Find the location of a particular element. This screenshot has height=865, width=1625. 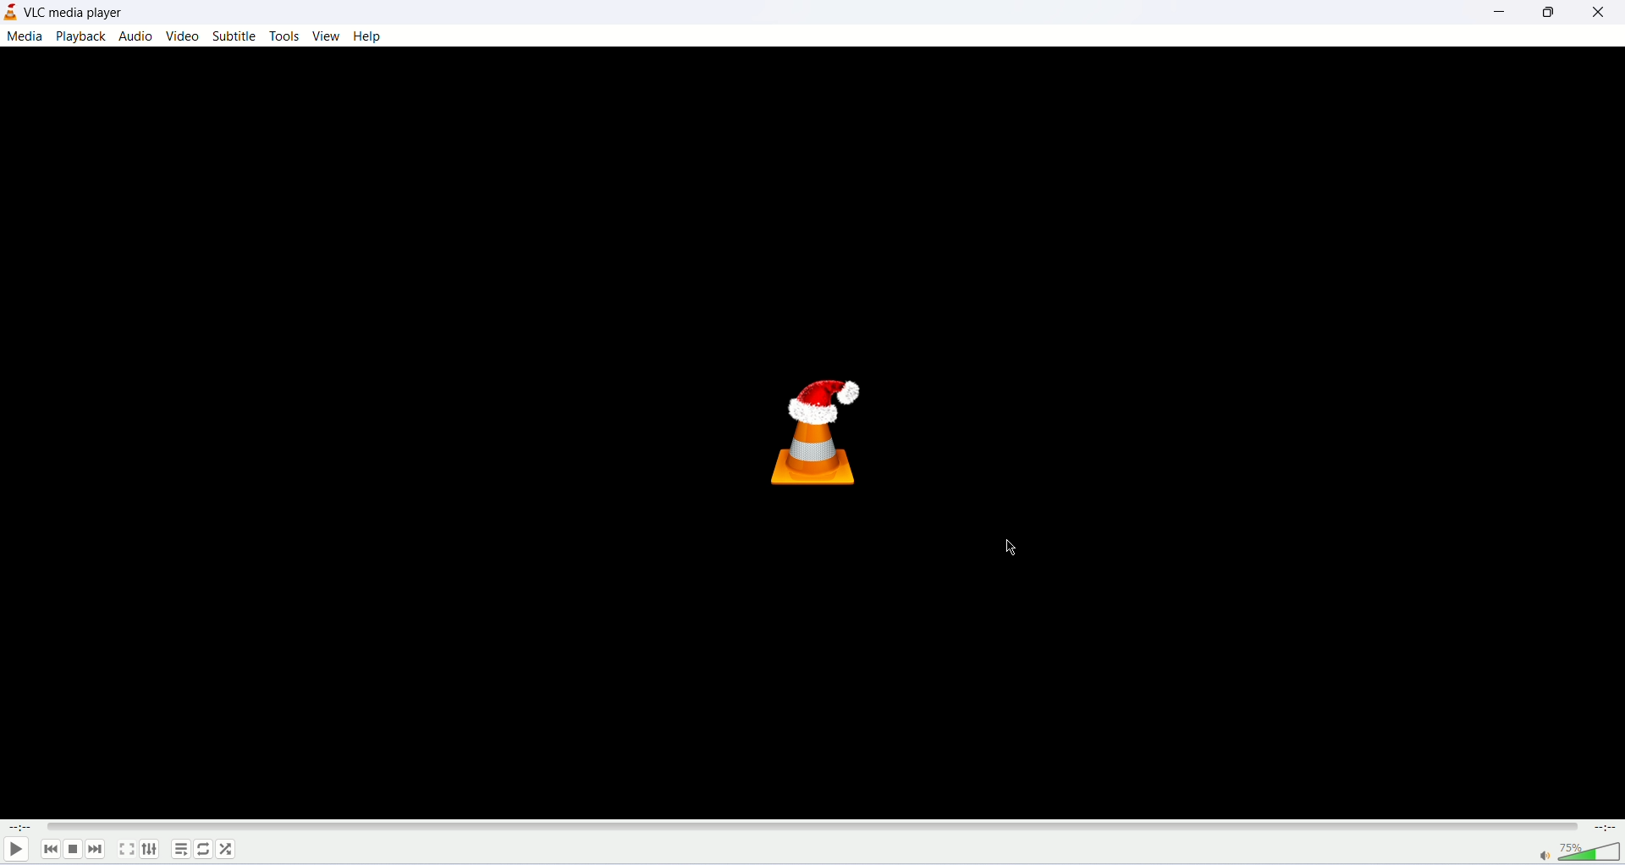

random is located at coordinates (227, 850).